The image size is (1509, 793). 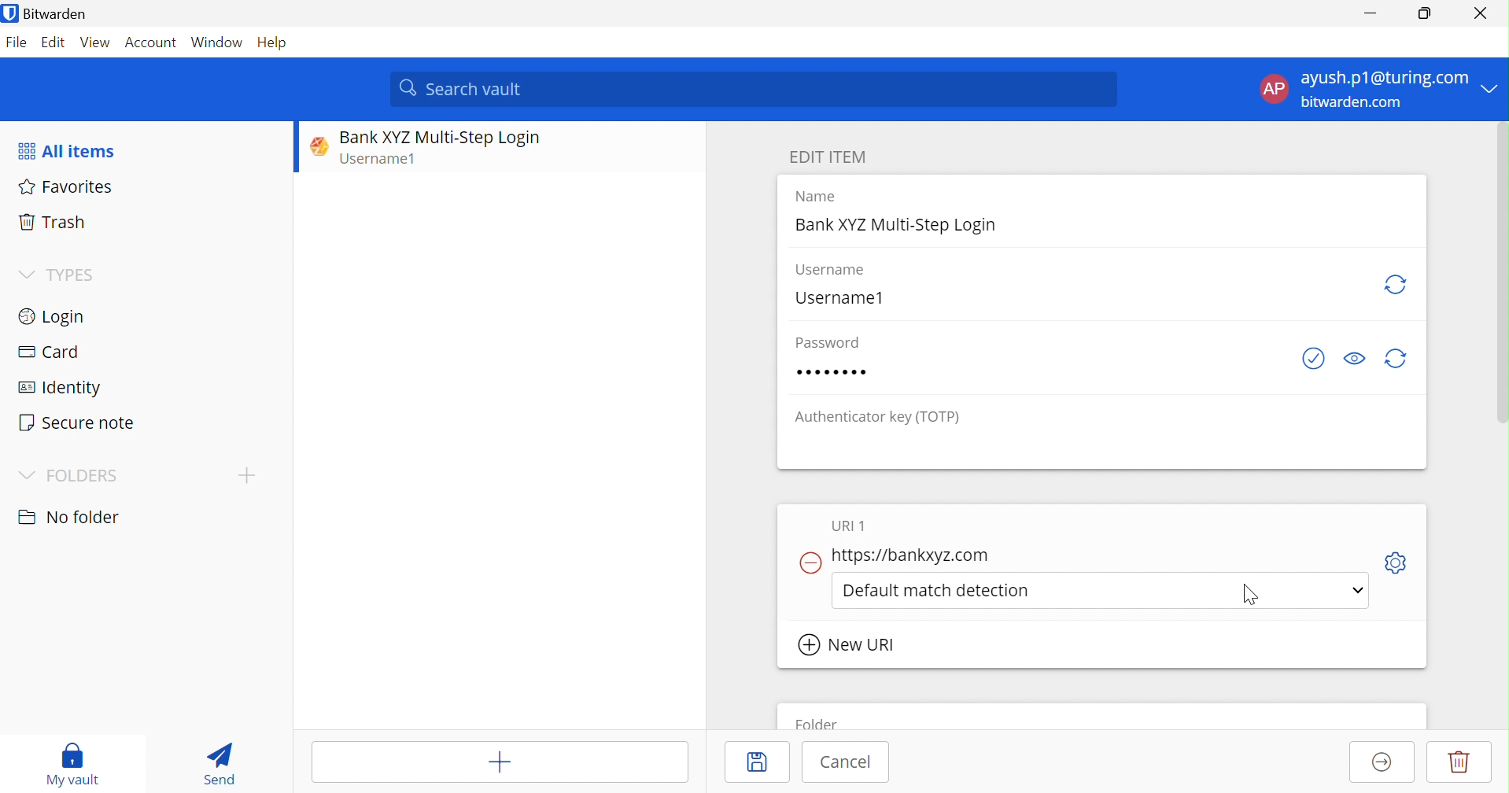 What do you see at coordinates (1397, 284) in the screenshot?
I see `Regenerate username` at bounding box center [1397, 284].